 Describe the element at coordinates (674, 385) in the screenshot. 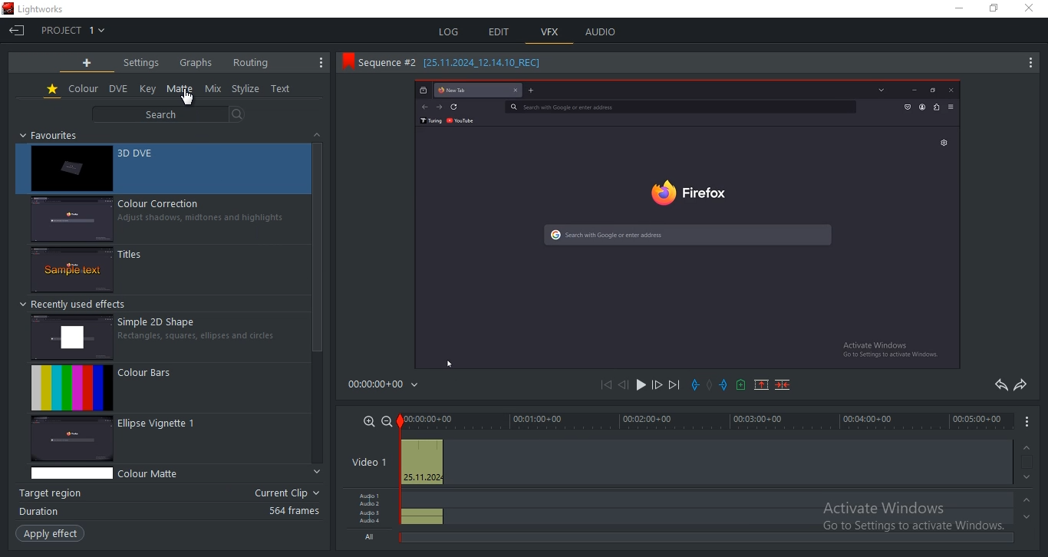

I see `next` at that location.